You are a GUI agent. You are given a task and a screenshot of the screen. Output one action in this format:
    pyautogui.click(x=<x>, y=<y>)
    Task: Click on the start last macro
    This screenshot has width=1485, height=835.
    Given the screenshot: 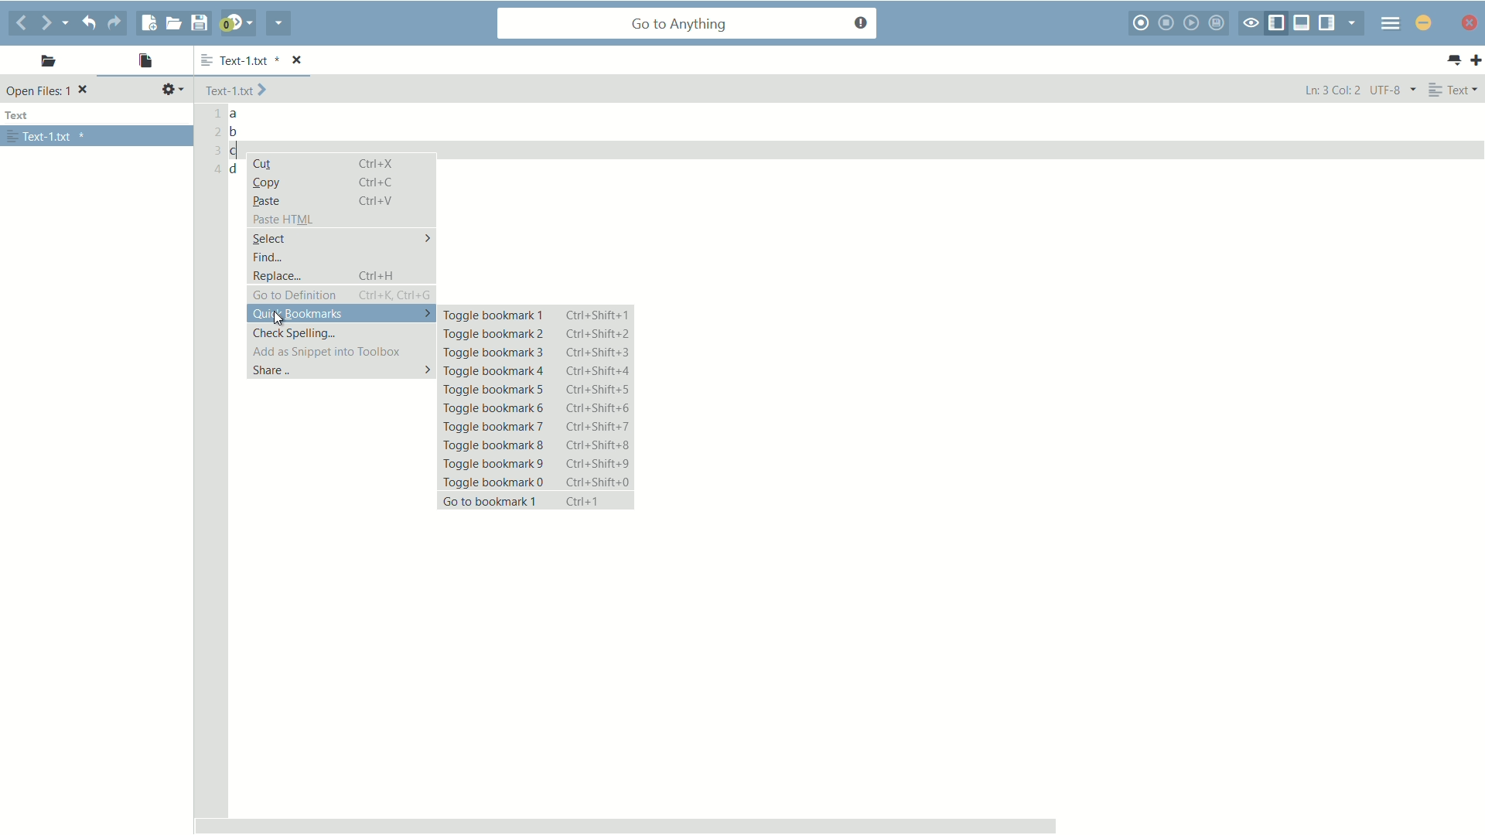 What is the action you would take?
    pyautogui.click(x=1191, y=24)
    